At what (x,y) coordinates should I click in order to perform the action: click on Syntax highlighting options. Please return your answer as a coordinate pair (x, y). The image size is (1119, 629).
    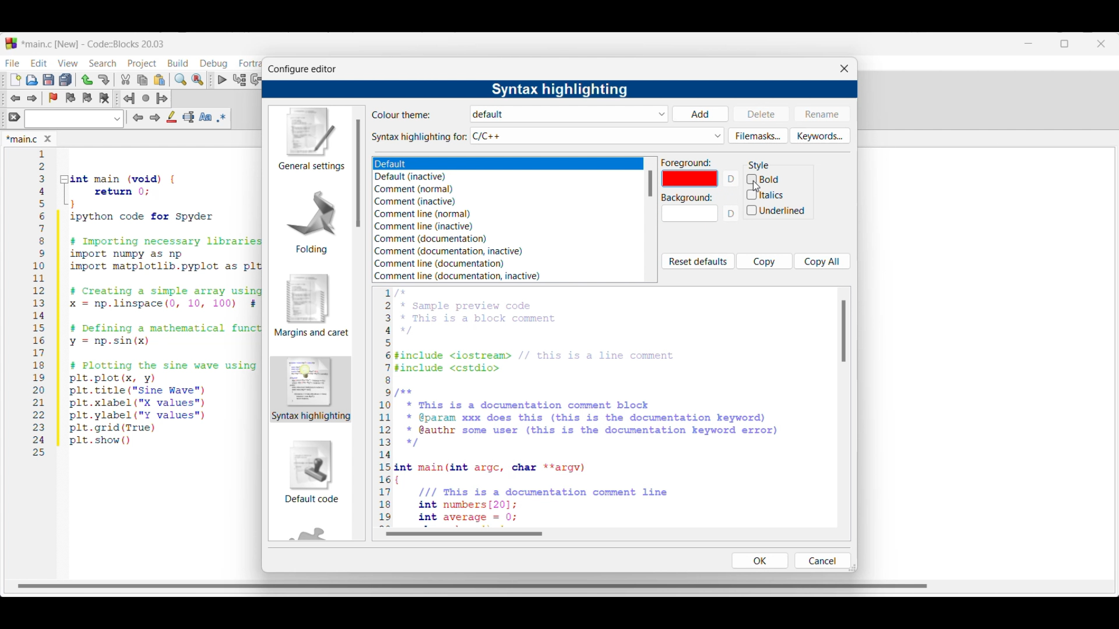
    Looking at the image, I should click on (597, 136).